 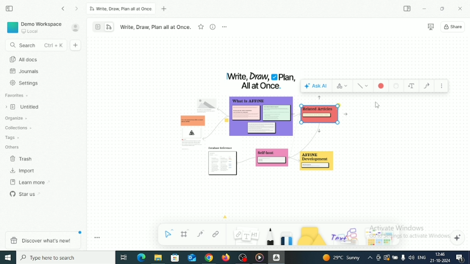 I want to click on Date, so click(x=439, y=261).